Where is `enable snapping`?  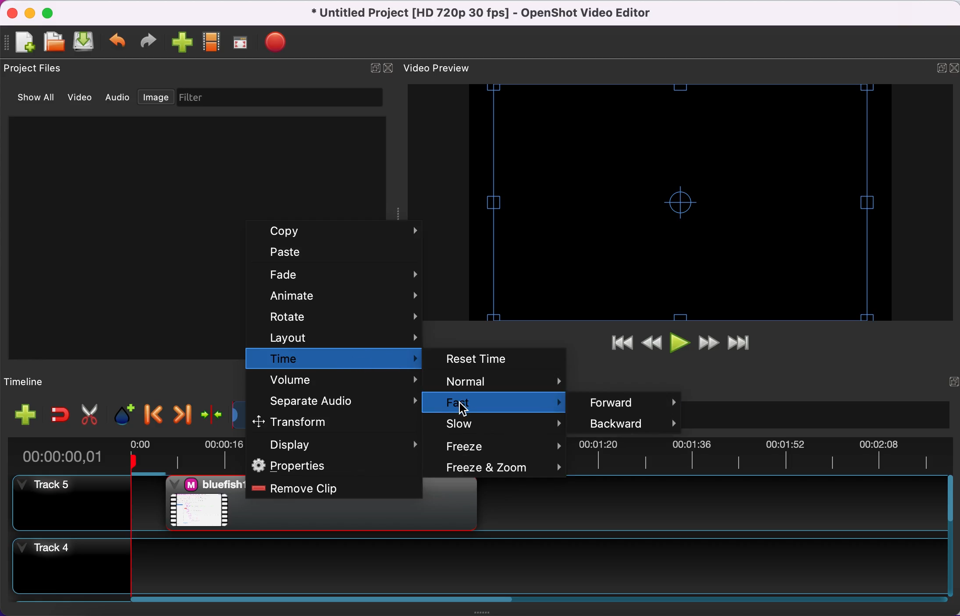 enable snapping is located at coordinates (60, 416).